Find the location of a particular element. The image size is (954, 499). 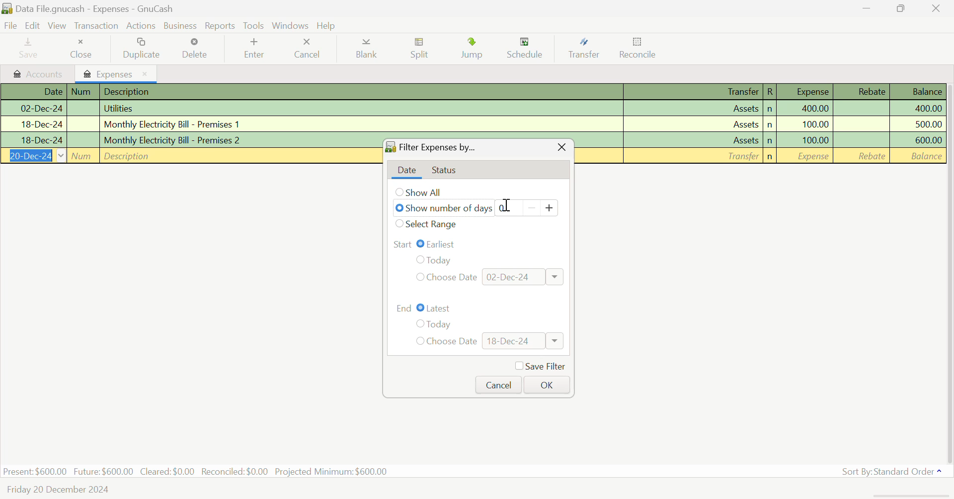

Friday 20 December 2024 is located at coordinates (60, 488).